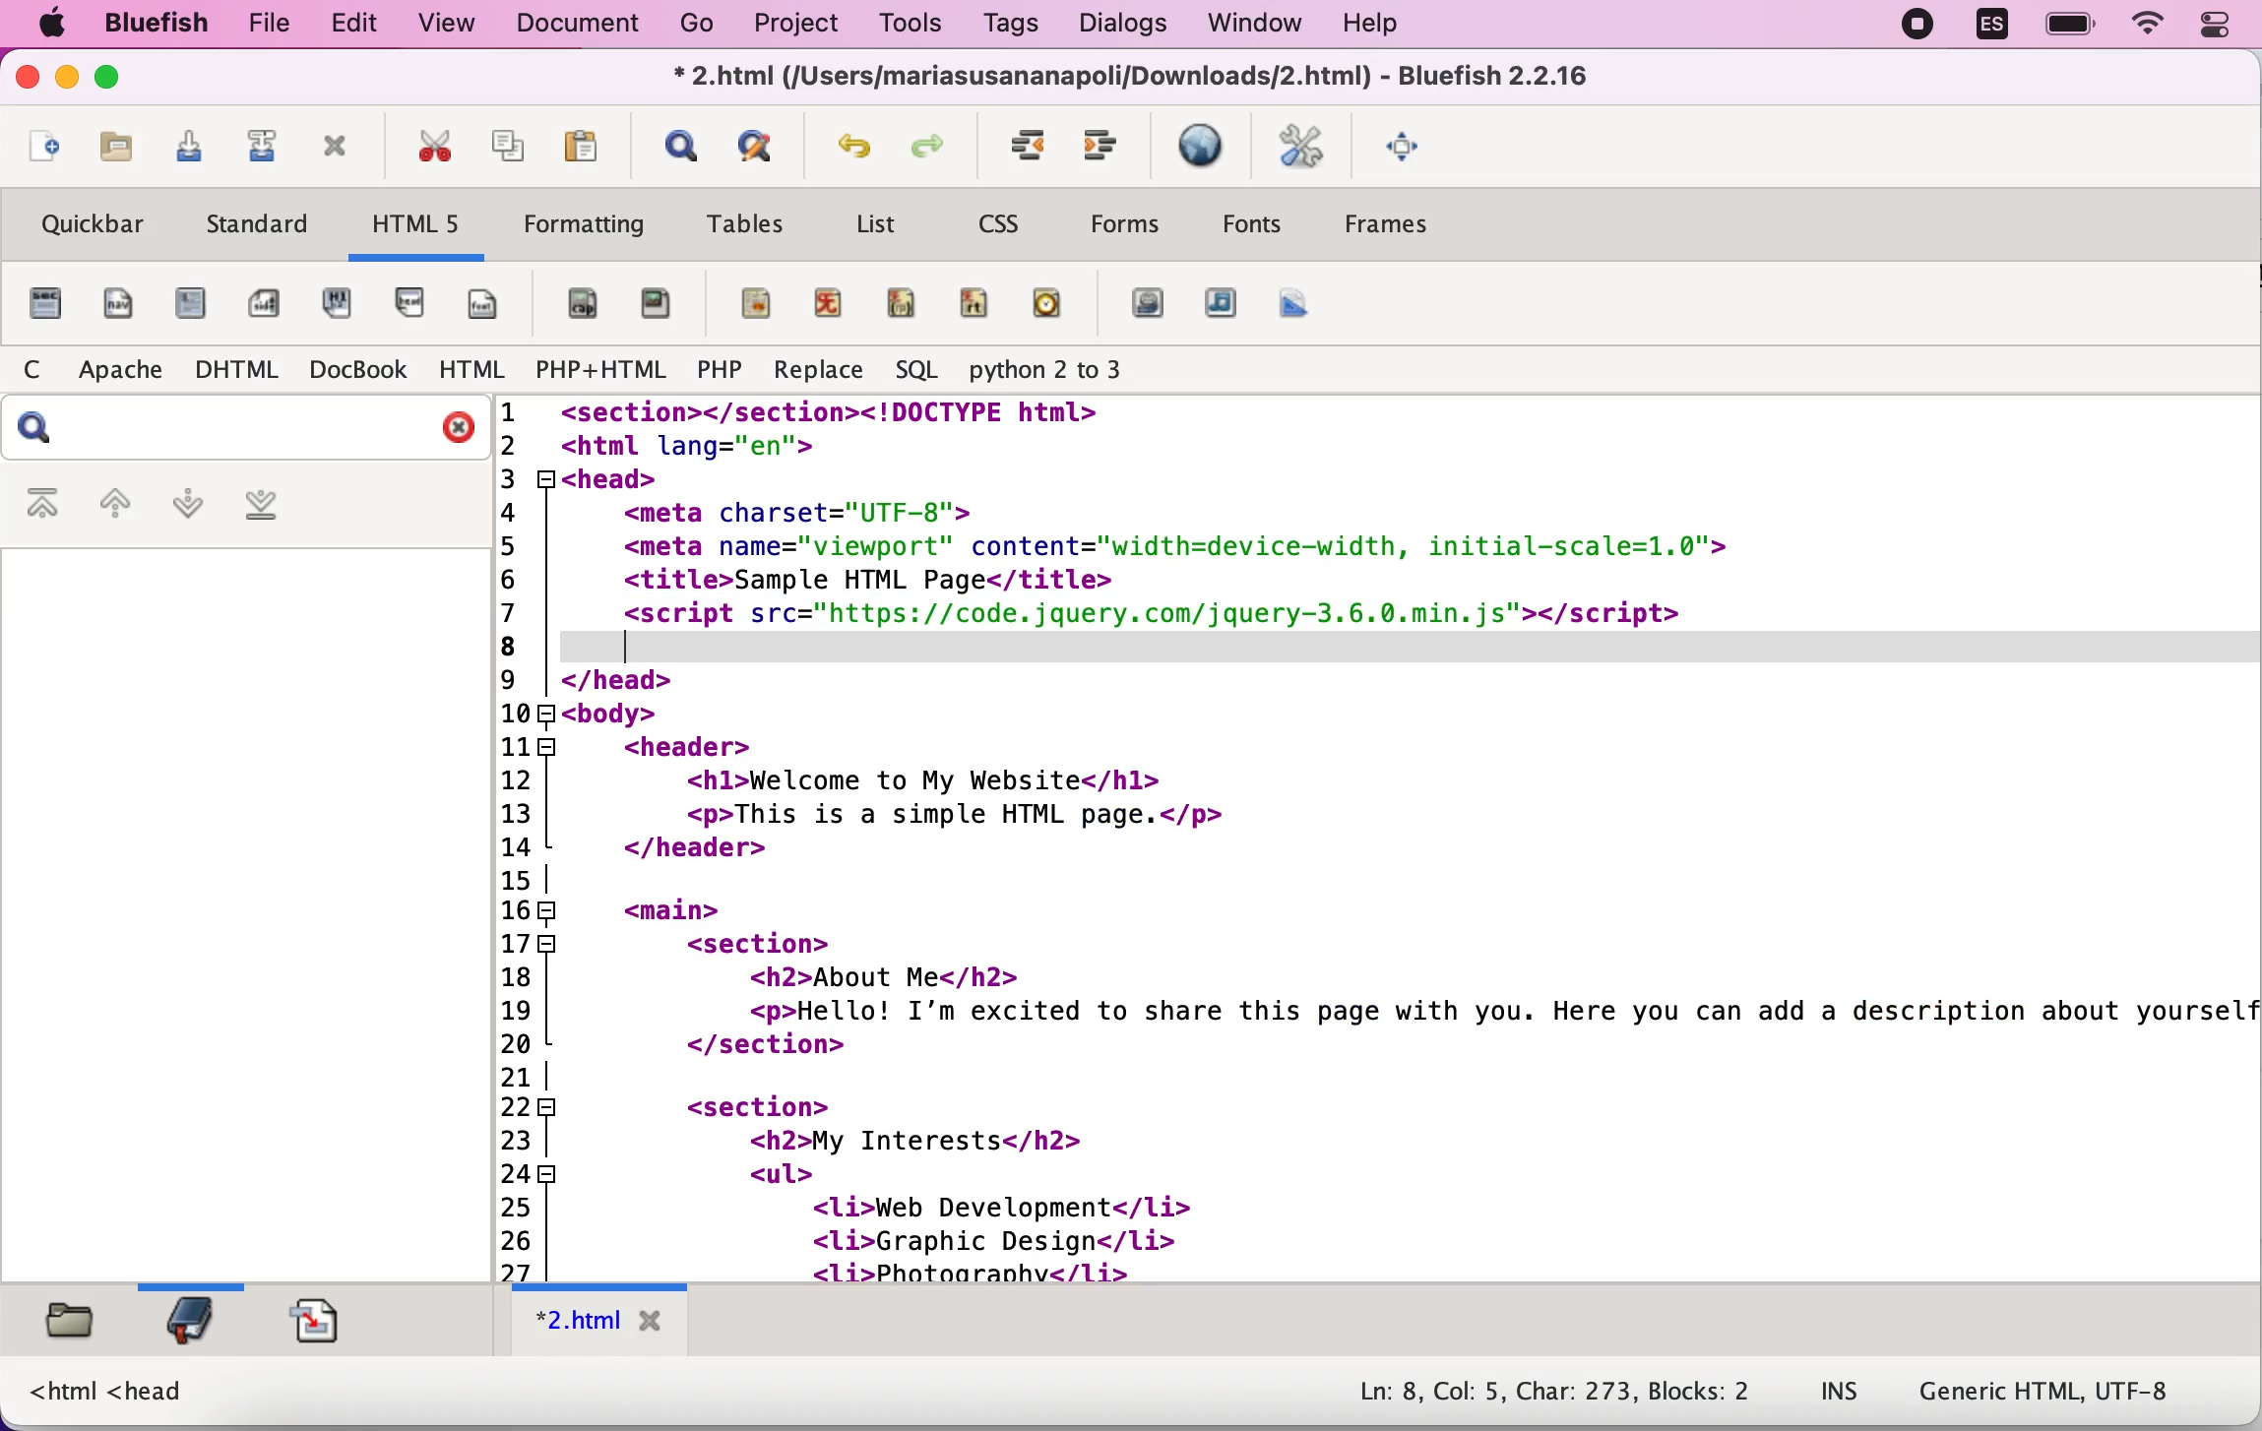 The height and width of the screenshot is (1431, 2262). I want to click on ruby text, so click(977, 302).